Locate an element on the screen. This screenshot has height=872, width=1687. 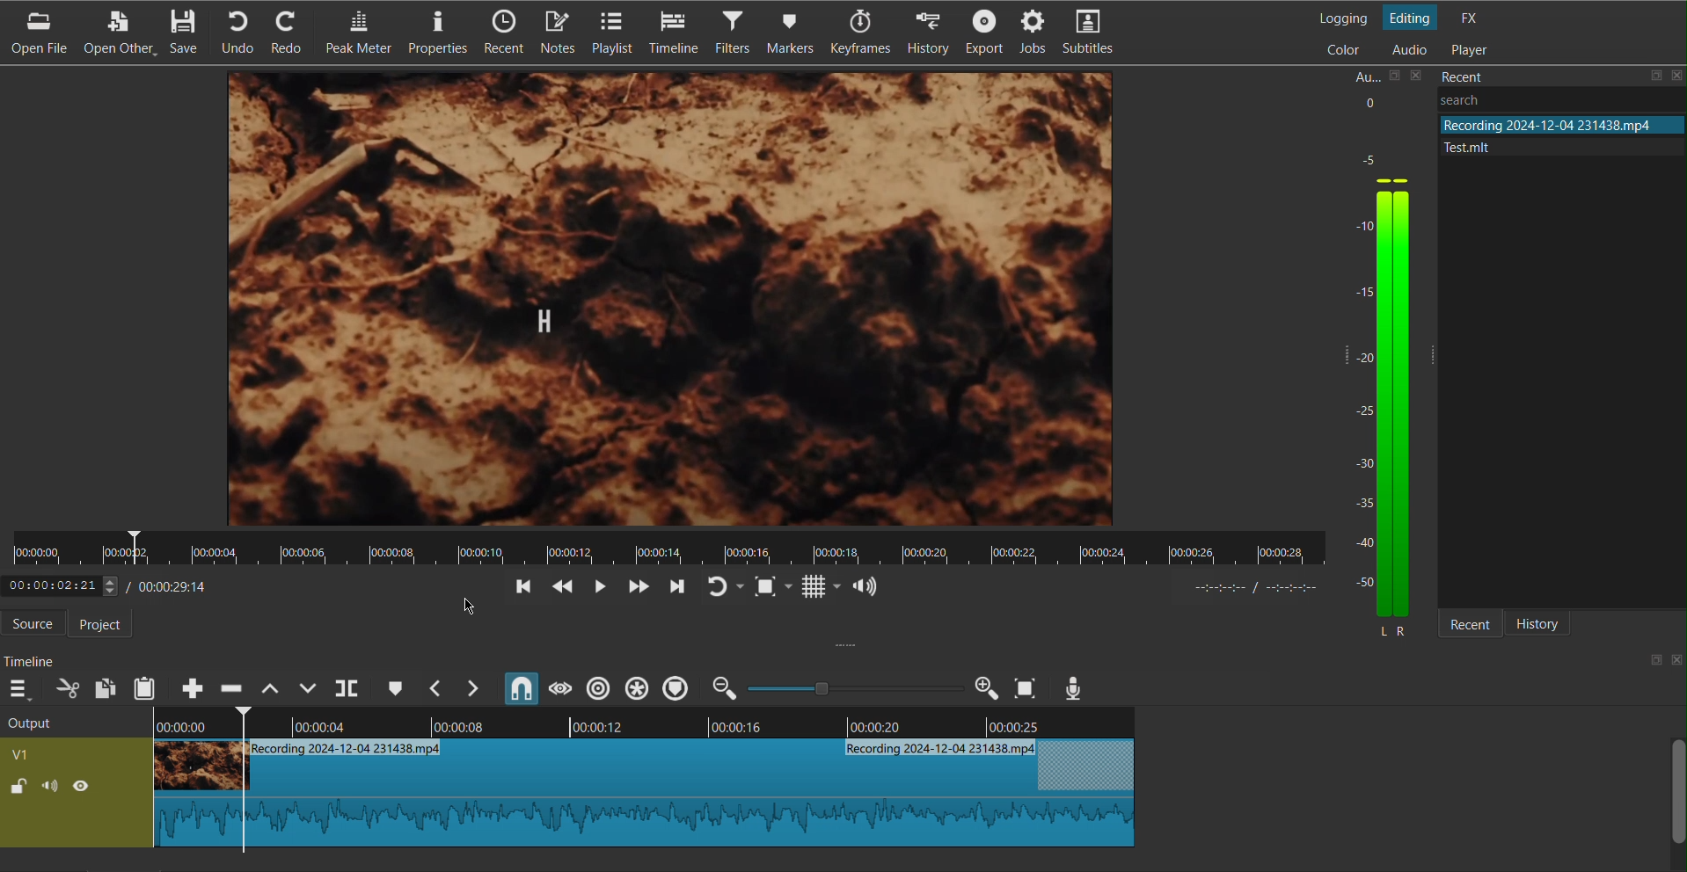
Go back is located at coordinates (522, 588).